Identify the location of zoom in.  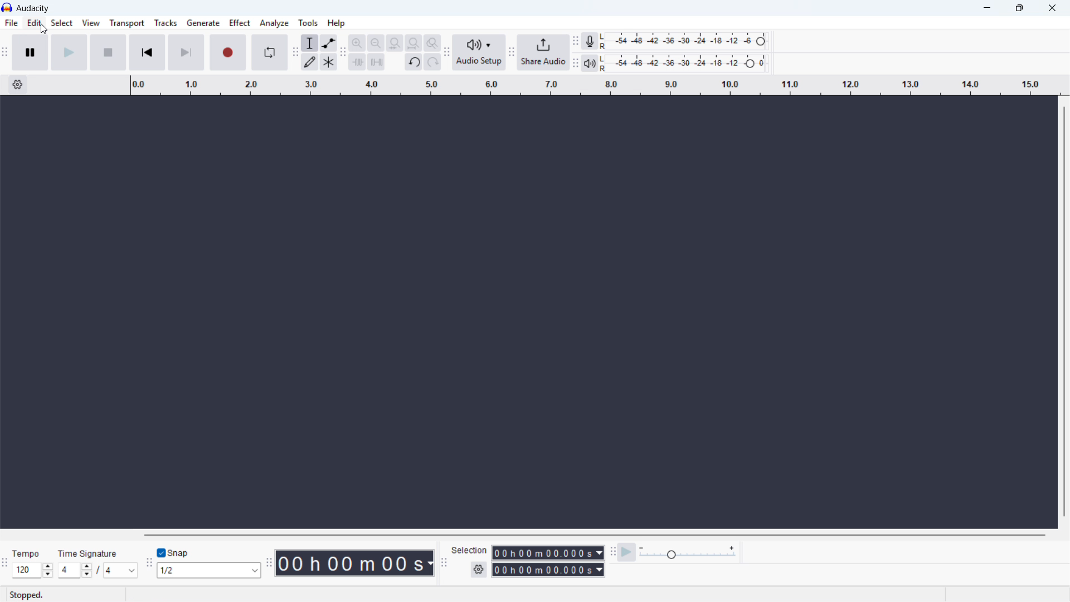
(357, 42).